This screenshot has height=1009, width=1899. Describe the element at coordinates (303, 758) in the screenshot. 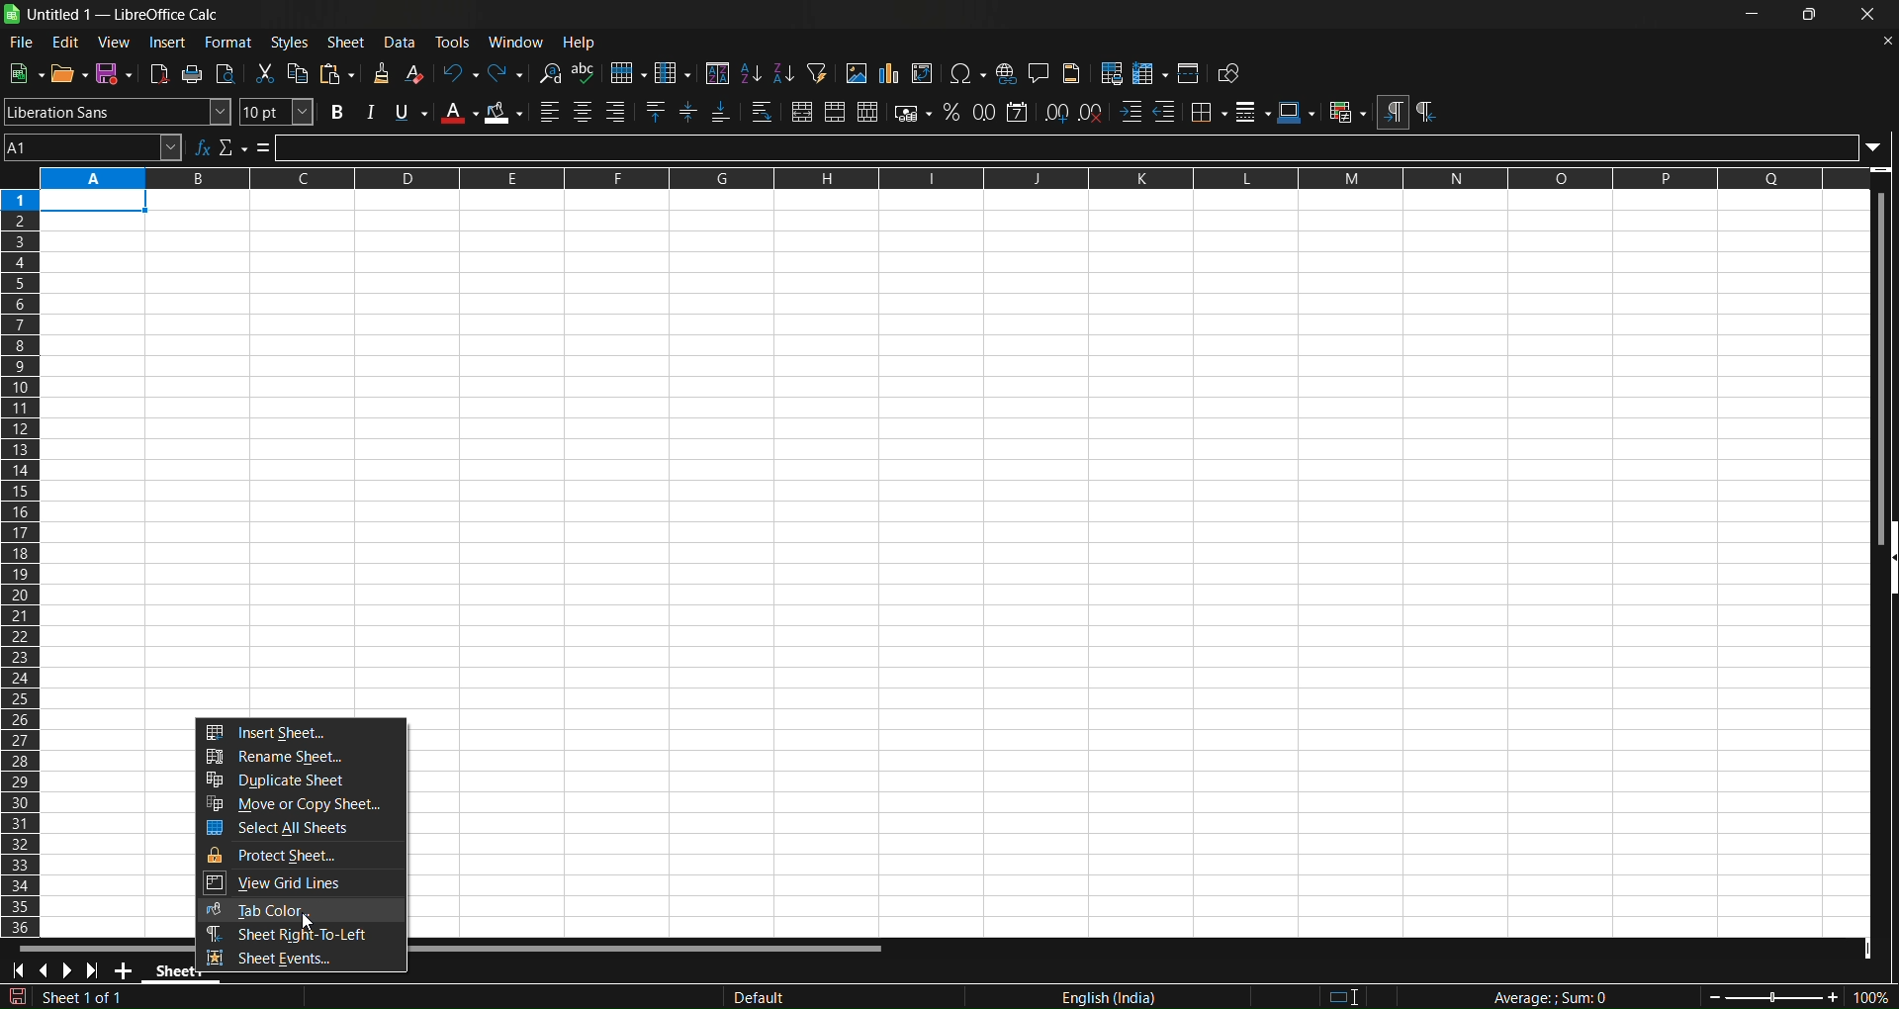

I see `rename sheet` at that location.